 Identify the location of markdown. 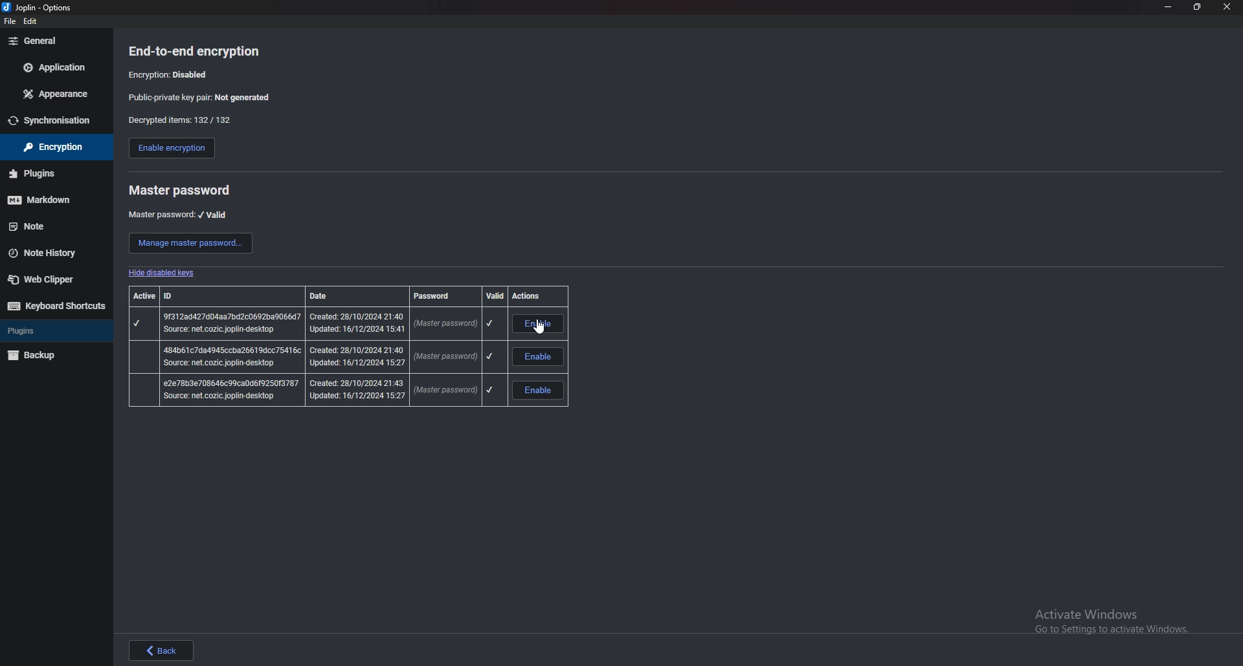
(52, 200).